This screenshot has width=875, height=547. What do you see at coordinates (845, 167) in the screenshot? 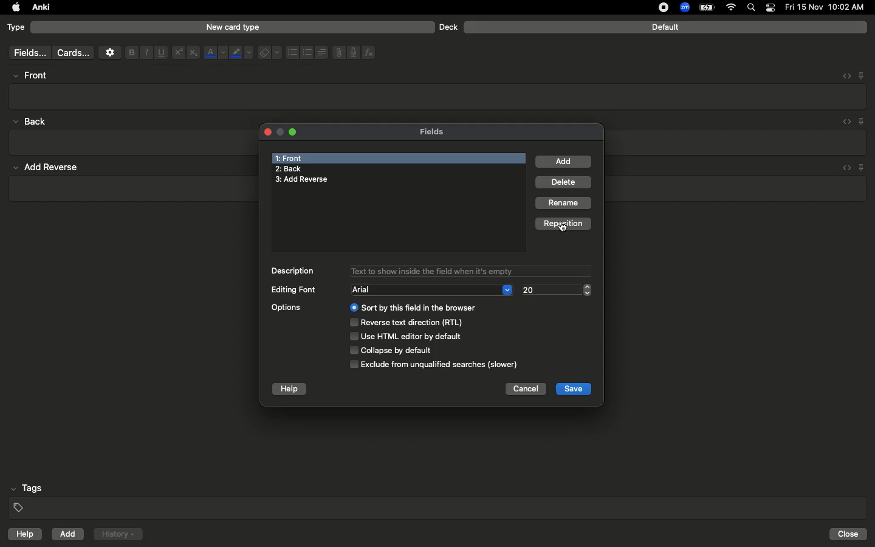
I see `embed` at bounding box center [845, 167].